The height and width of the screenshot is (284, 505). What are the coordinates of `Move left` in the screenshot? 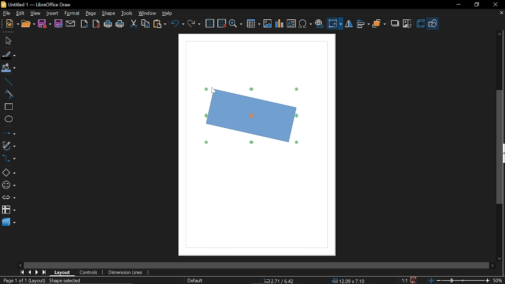 It's located at (20, 265).